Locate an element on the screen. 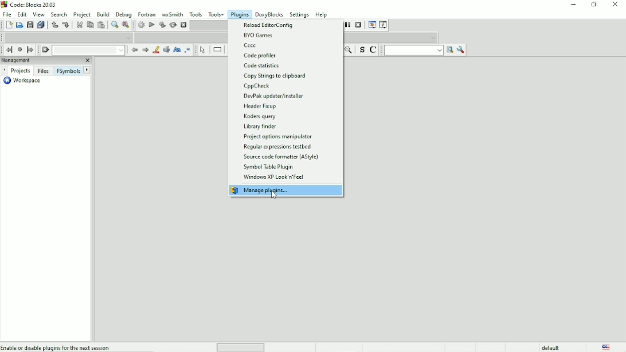  Code profiler is located at coordinates (262, 56).